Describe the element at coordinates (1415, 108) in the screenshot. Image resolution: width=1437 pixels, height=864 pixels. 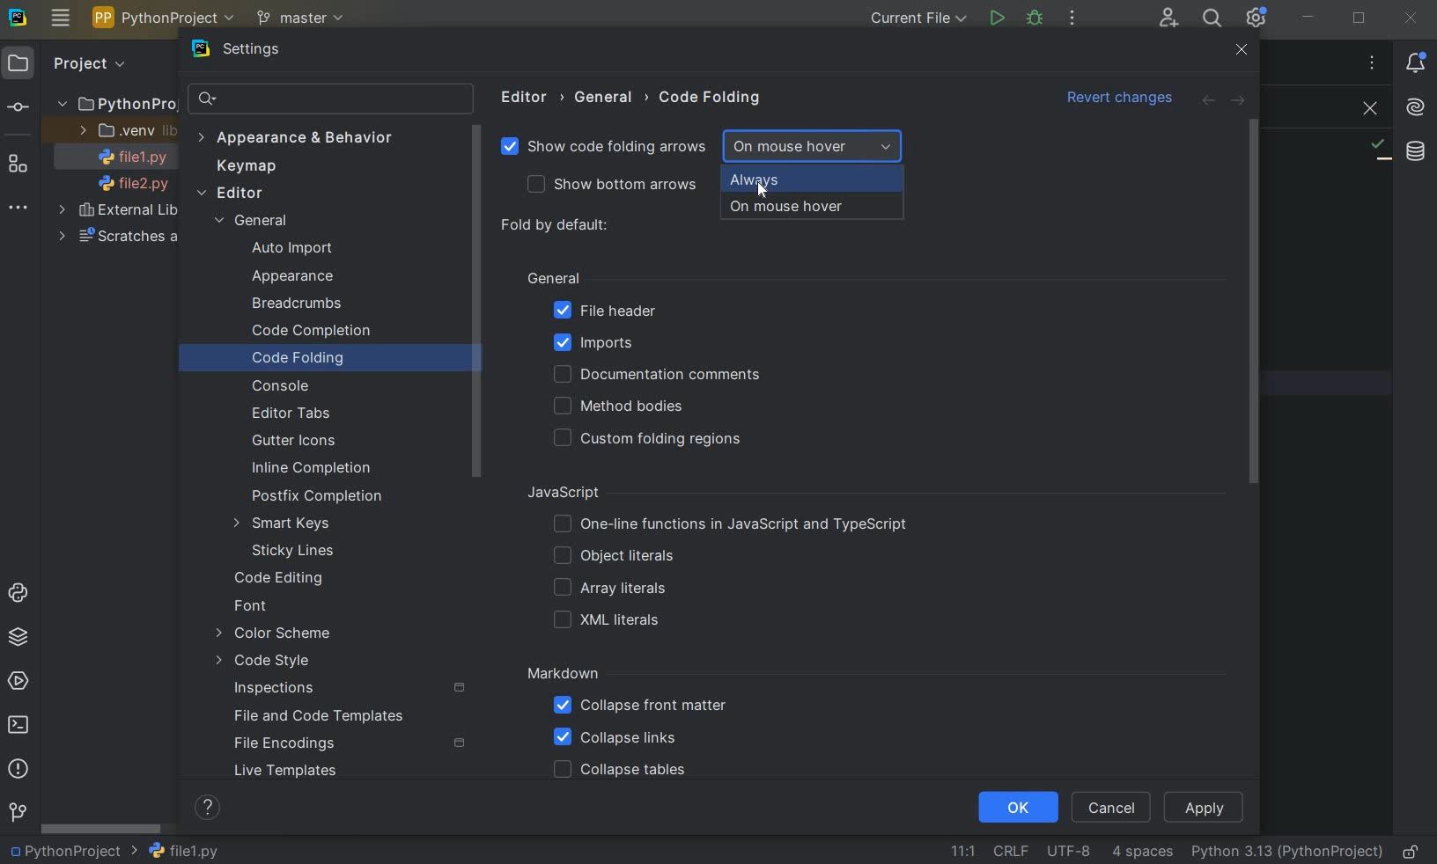
I see `AI ASSISTANT` at that location.